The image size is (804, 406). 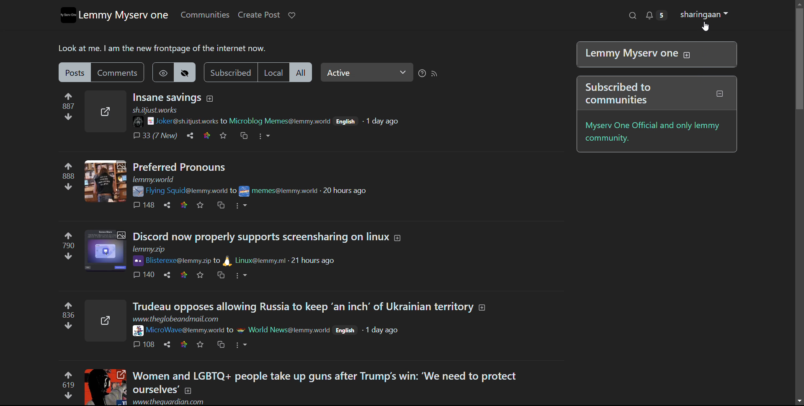 What do you see at coordinates (201, 344) in the screenshot?
I see `favorites` at bounding box center [201, 344].